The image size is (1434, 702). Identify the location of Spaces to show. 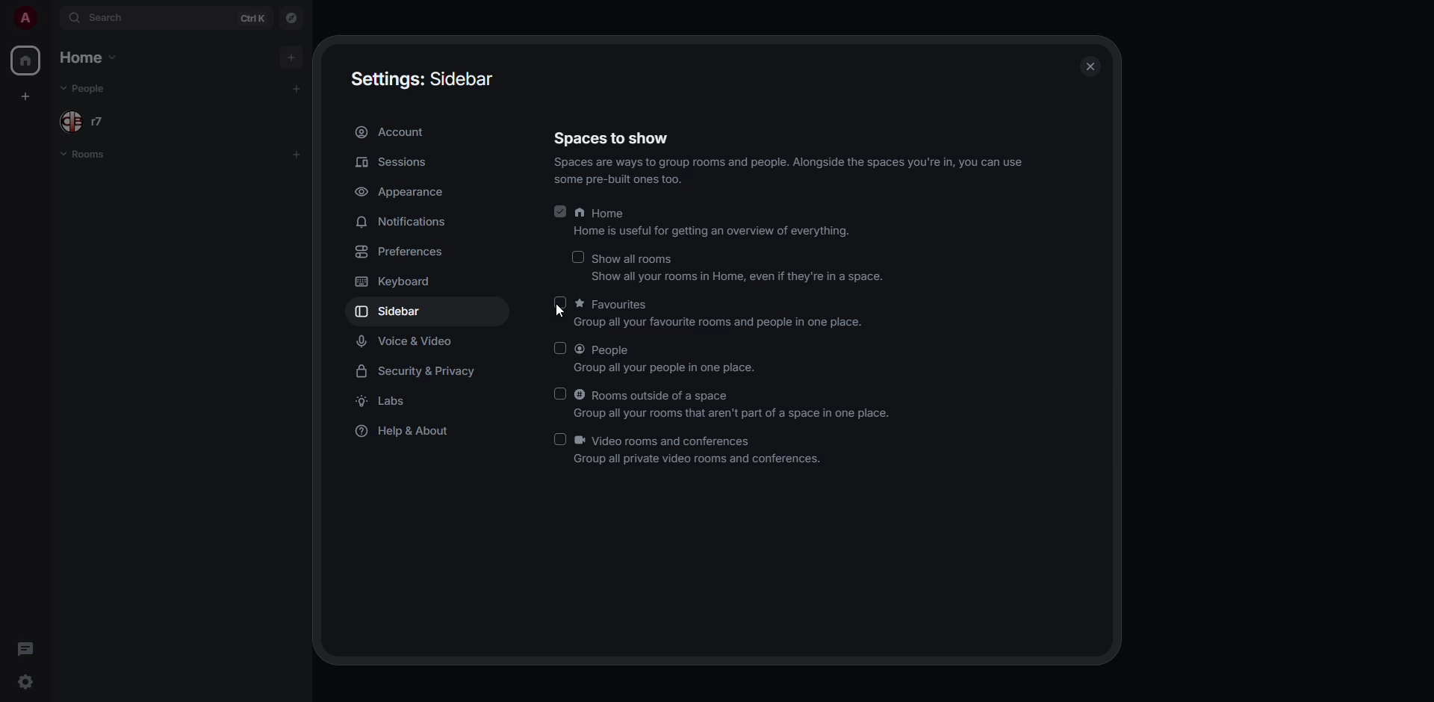
(609, 138).